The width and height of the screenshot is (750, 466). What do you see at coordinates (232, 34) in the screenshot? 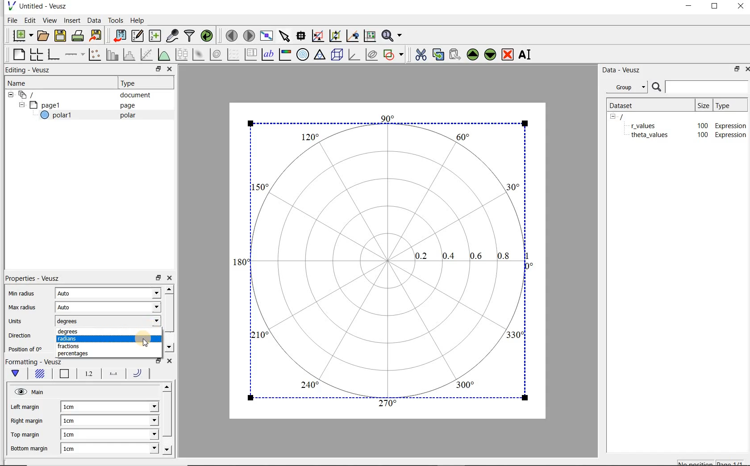
I see `move to the previous page` at bounding box center [232, 34].